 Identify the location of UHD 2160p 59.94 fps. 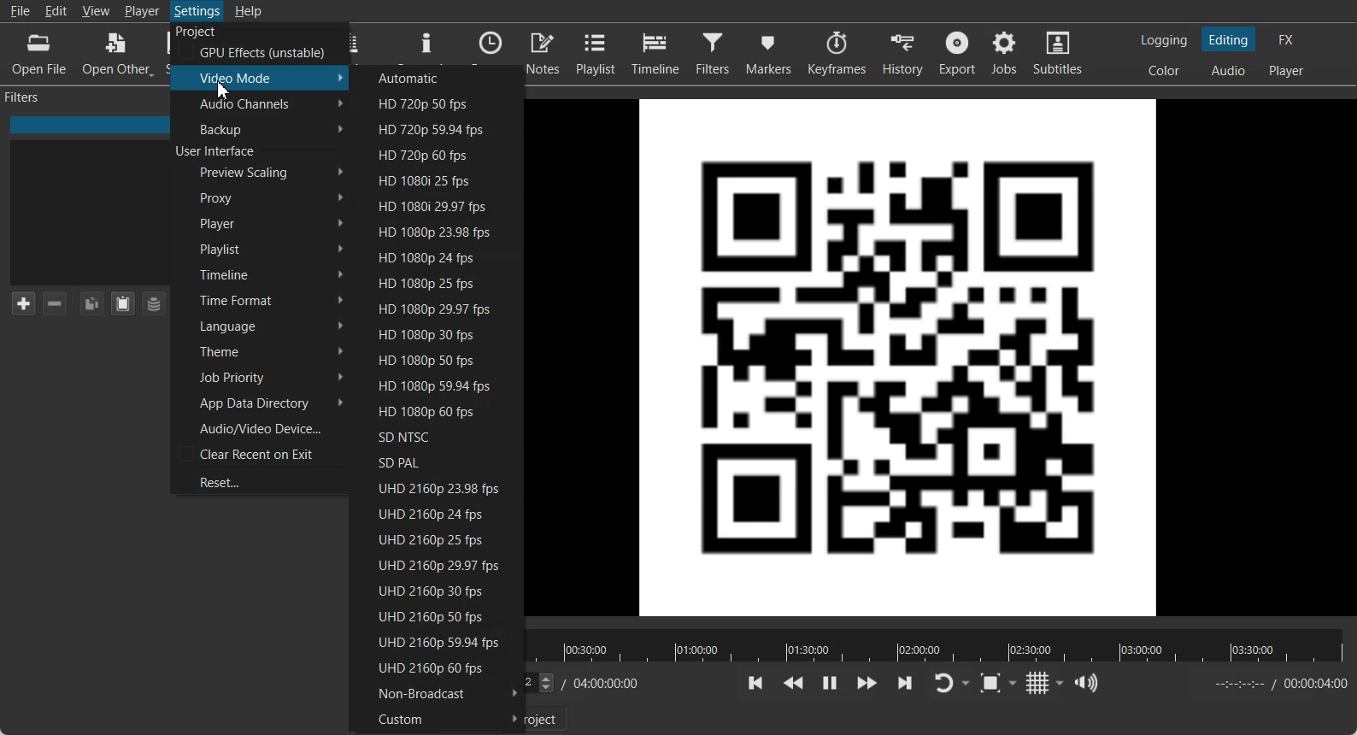
(431, 643).